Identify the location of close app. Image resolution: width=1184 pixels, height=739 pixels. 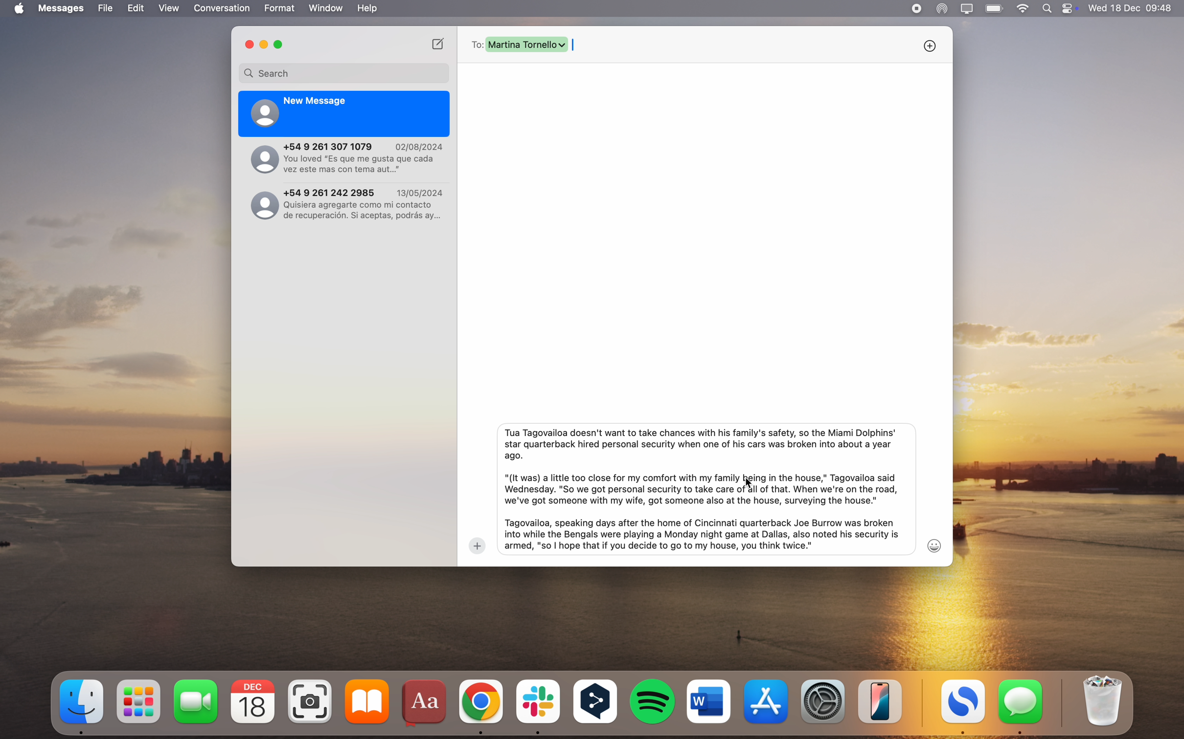
(248, 44).